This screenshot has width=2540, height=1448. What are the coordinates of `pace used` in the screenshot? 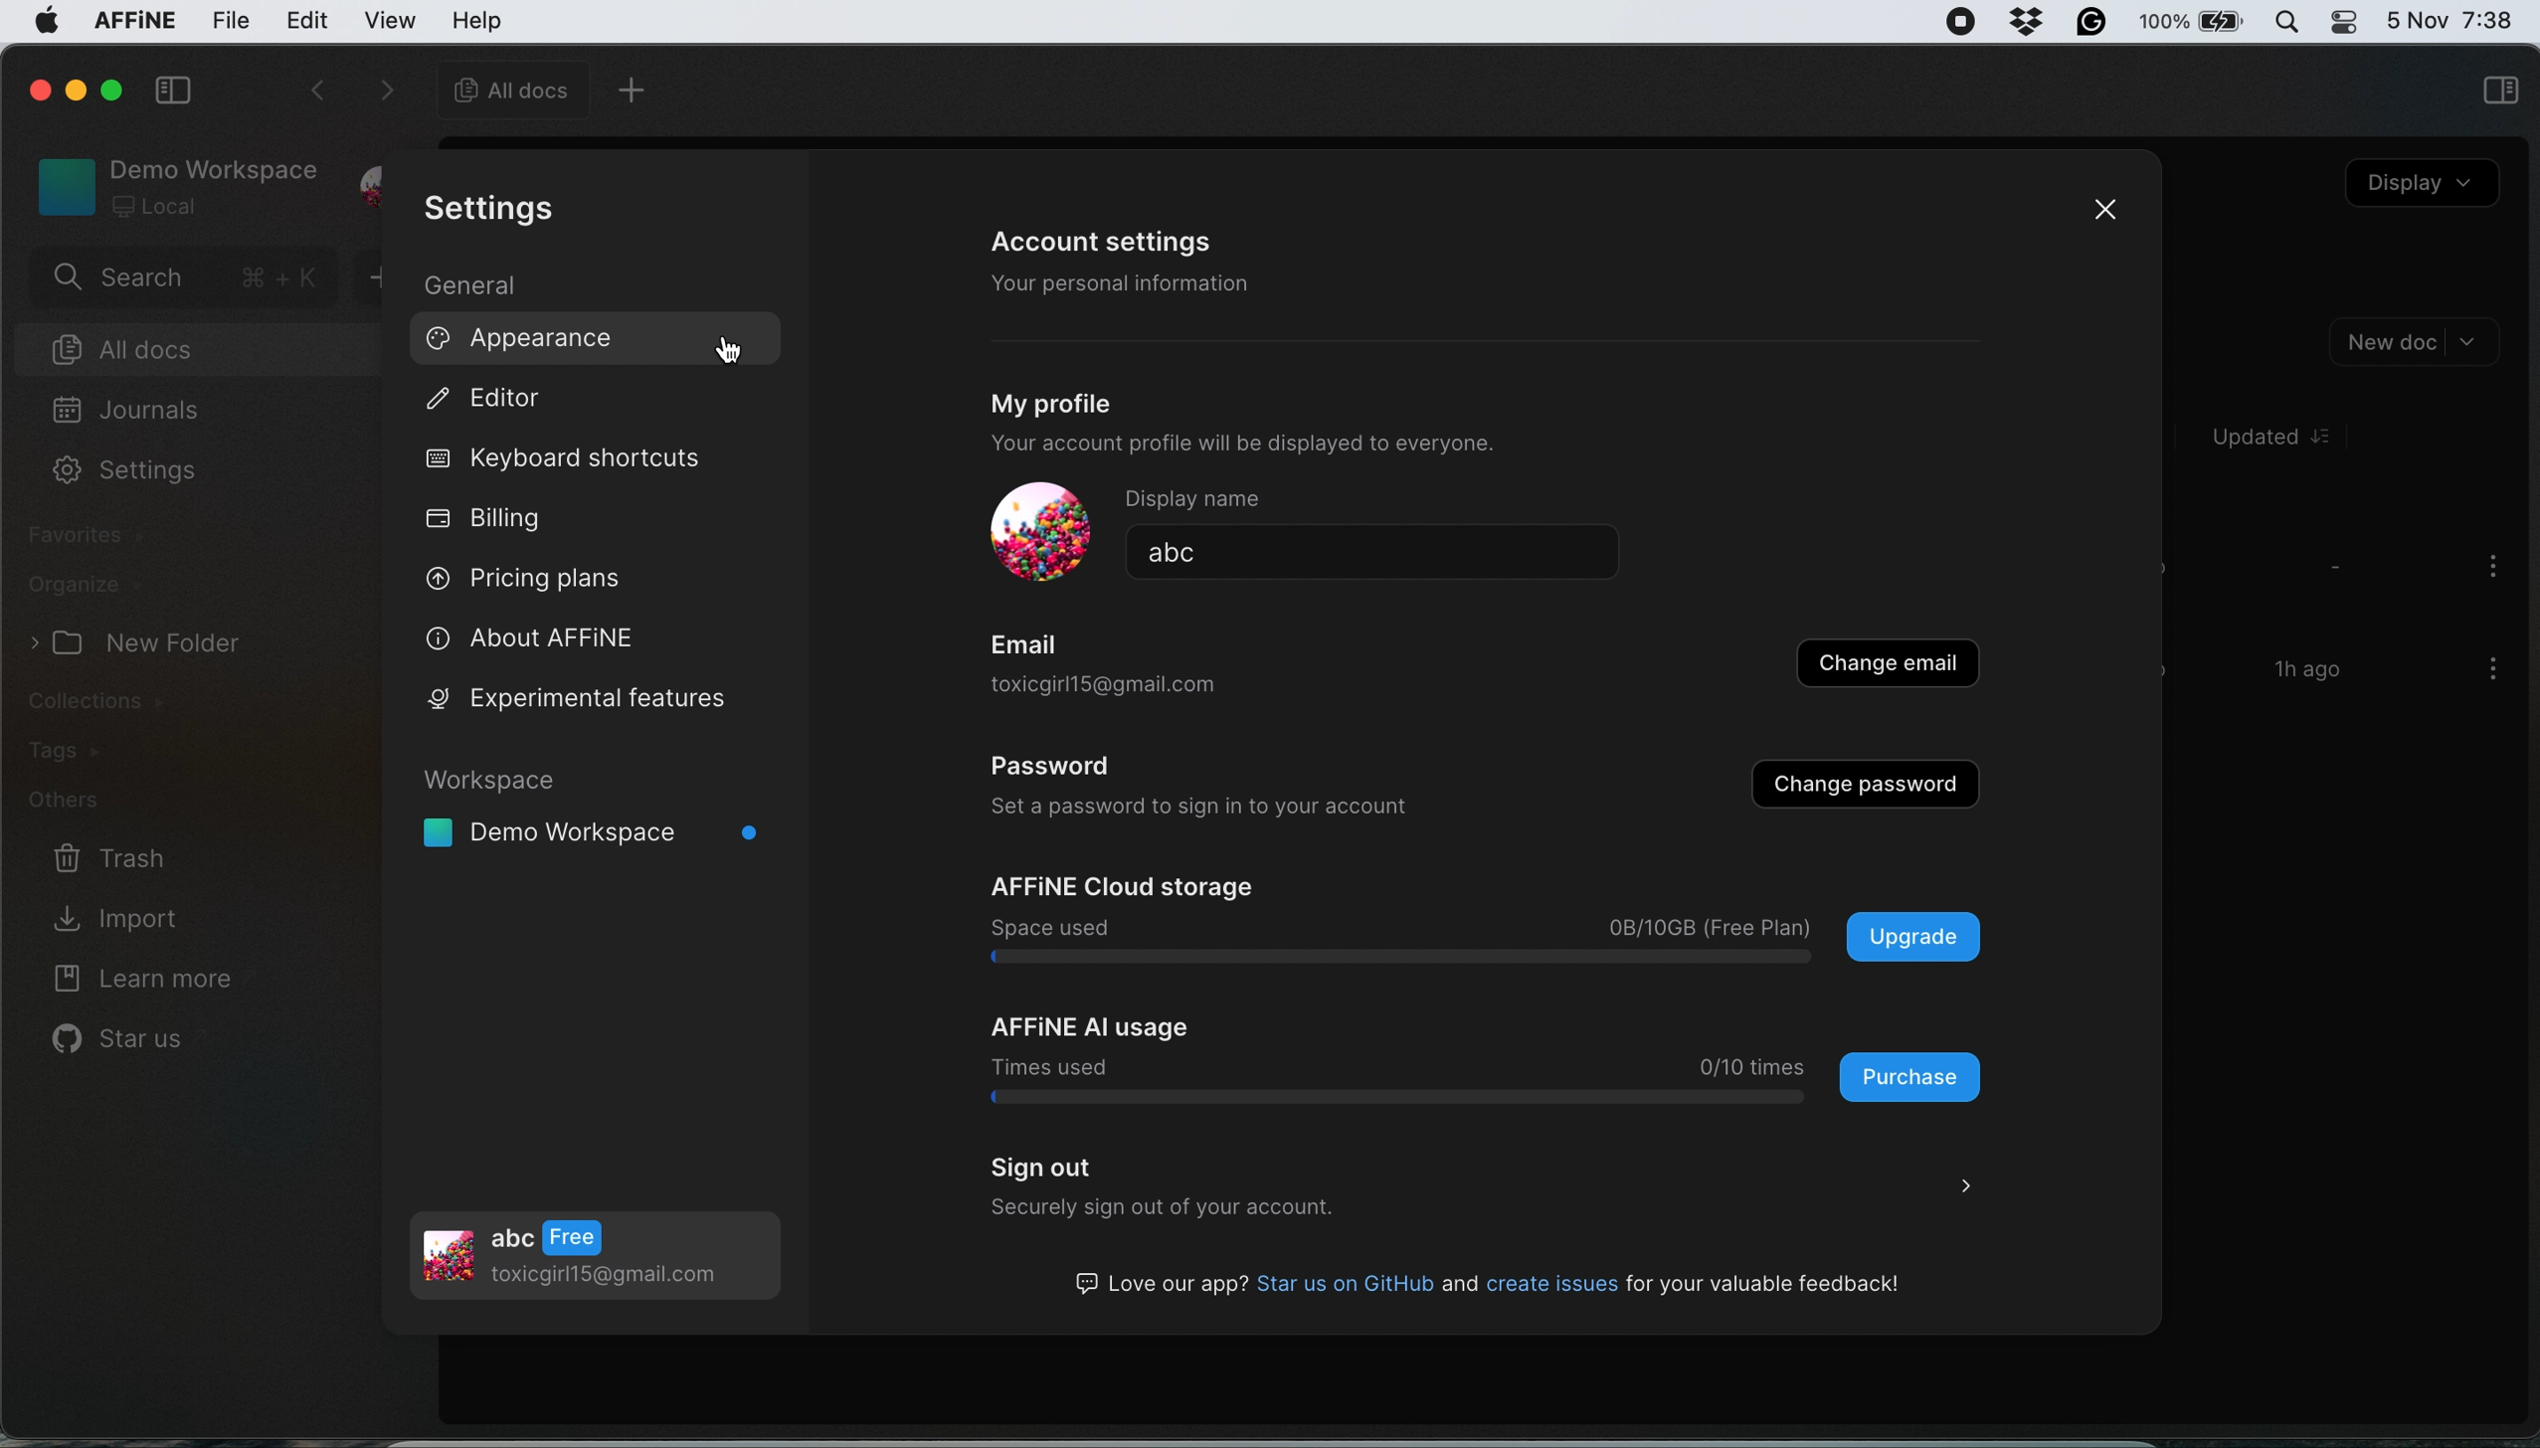 It's located at (1058, 928).